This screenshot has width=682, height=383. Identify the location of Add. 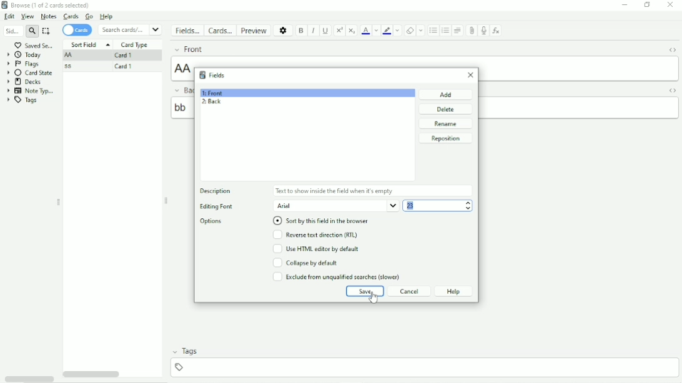
(446, 94).